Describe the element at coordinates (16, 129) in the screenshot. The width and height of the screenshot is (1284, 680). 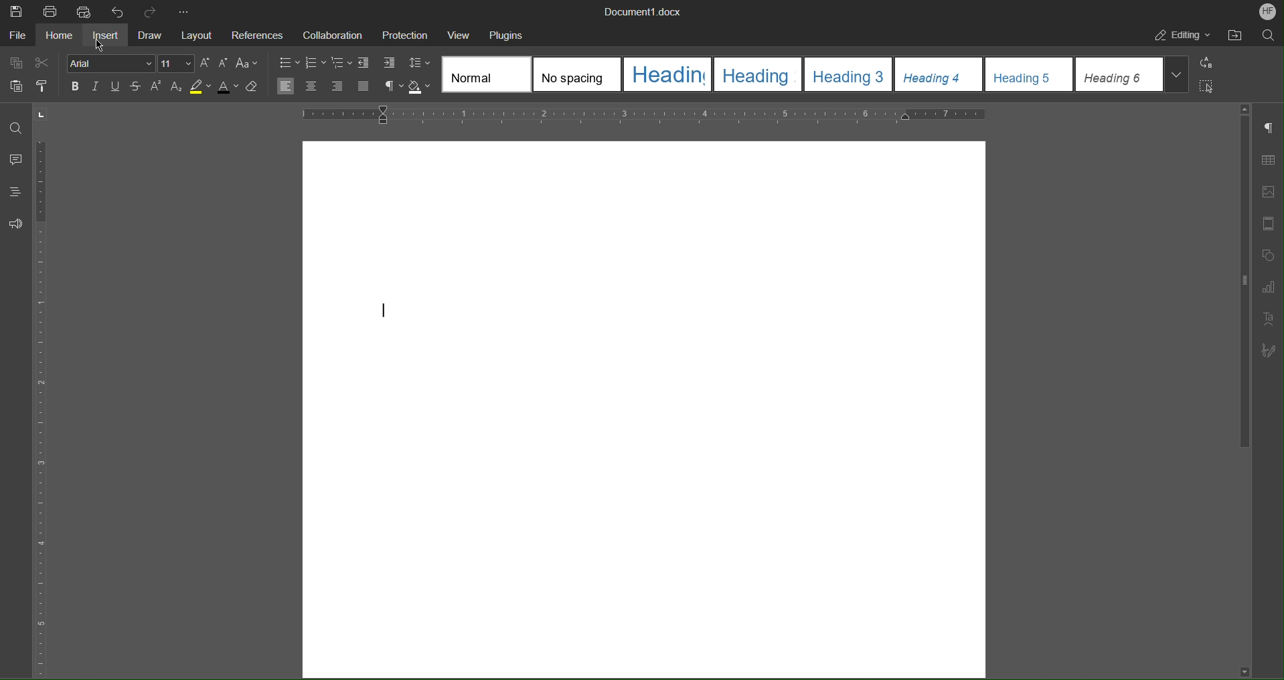
I see `Find` at that location.